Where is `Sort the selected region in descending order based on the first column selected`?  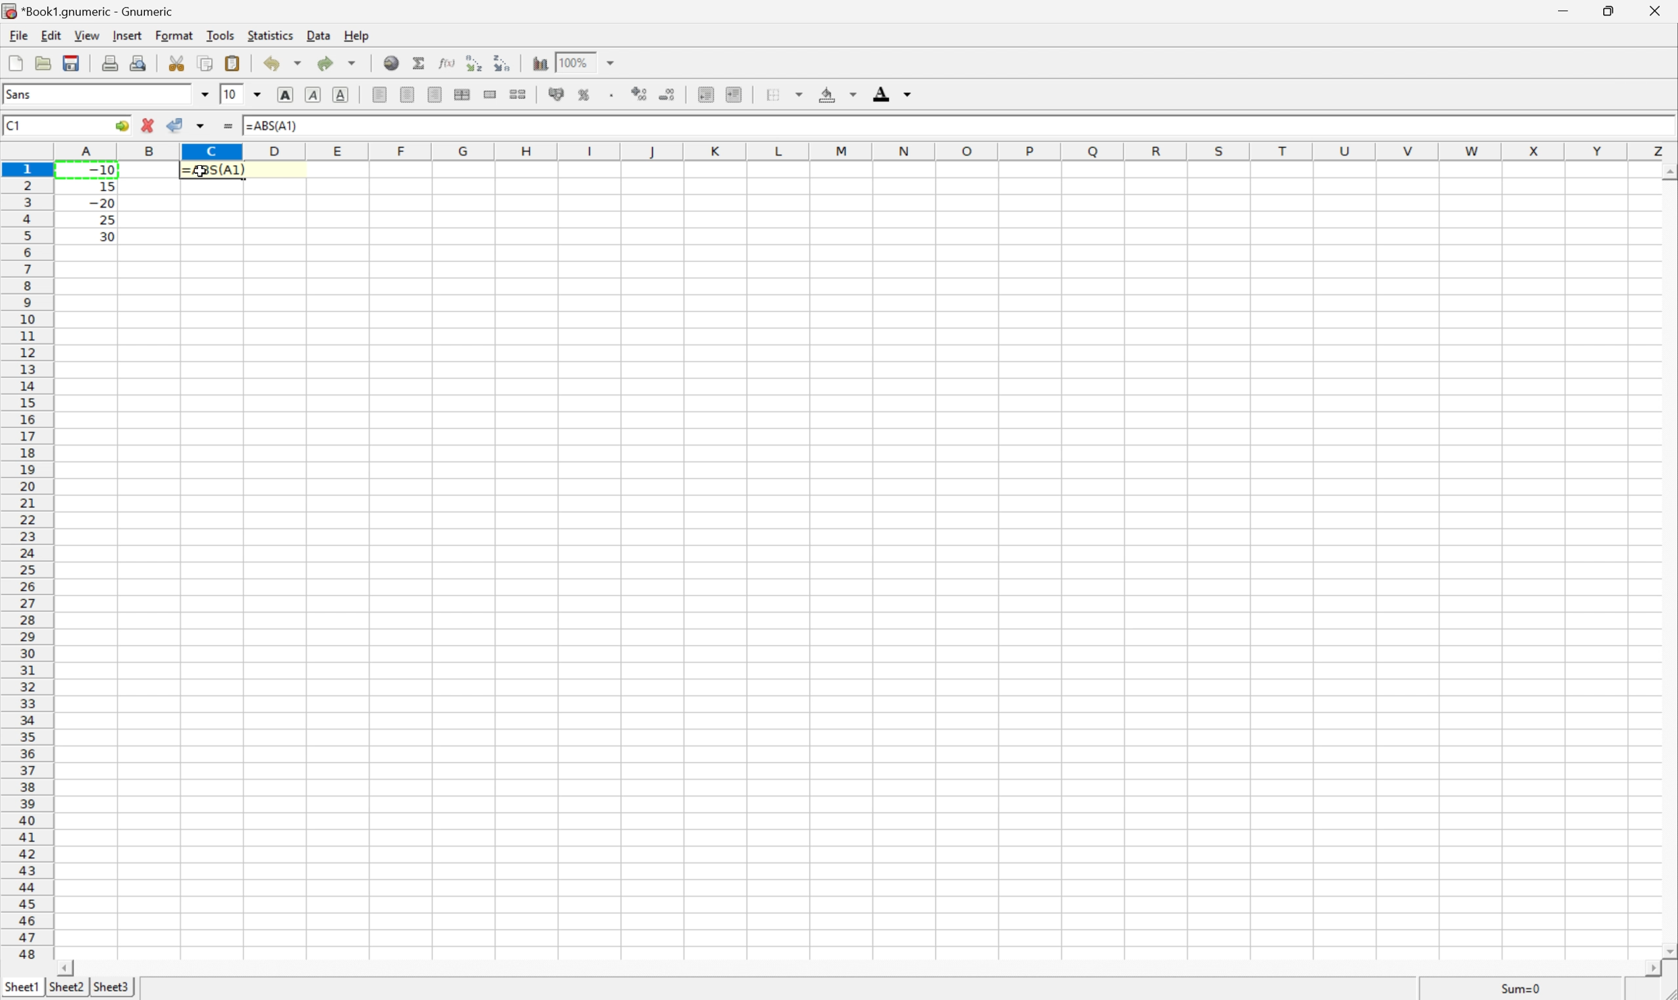 Sort the selected region in descending order based on the first column selected is located at coordinates (501, 61).